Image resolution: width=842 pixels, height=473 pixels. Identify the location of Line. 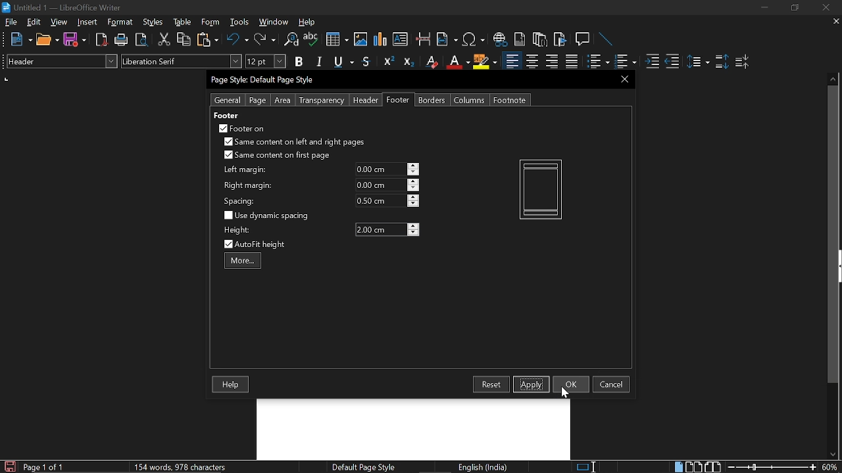
(607, 40).